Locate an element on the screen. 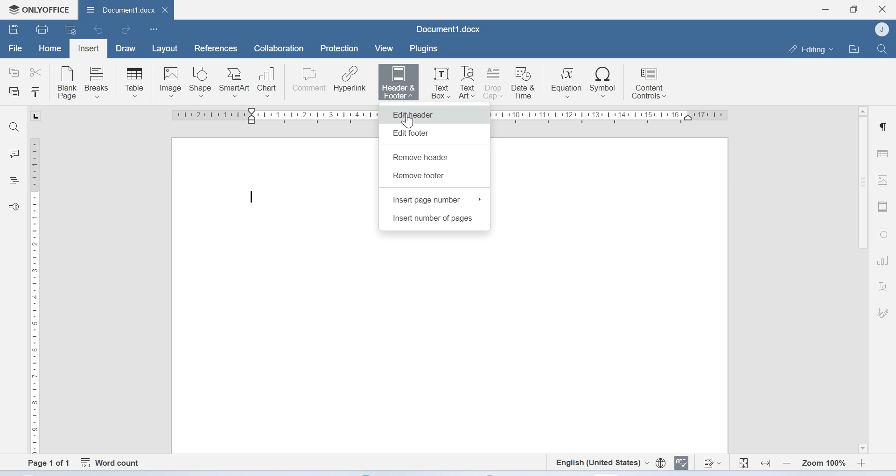 The image size is (896, 476). Find is located at coordinates (16, 127).